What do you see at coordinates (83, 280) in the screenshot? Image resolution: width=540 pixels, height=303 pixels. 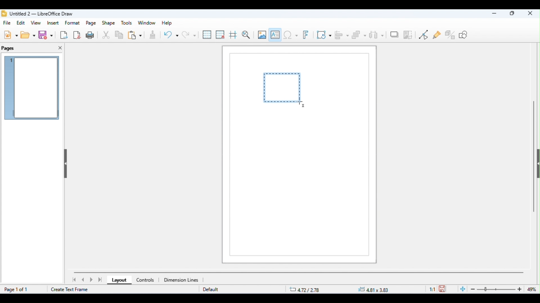 I see `previous page` at bounding box center [83, 280].